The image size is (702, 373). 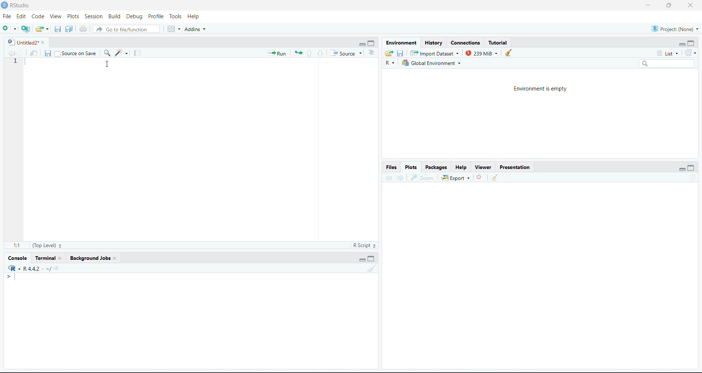 What do you see at coordinates (457, 178) in the screenshot?
I see `Export` at bounding box center [457, 178].